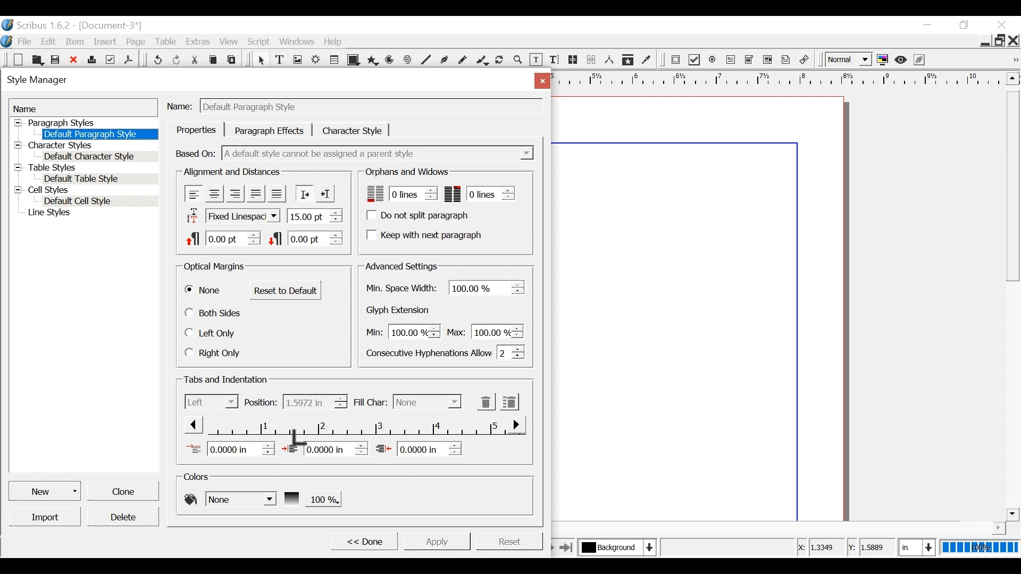  What do you see at coordinates (850, 60) in the screenshot?
I see `Select the image preview quality` at bounding box center [850, 60].